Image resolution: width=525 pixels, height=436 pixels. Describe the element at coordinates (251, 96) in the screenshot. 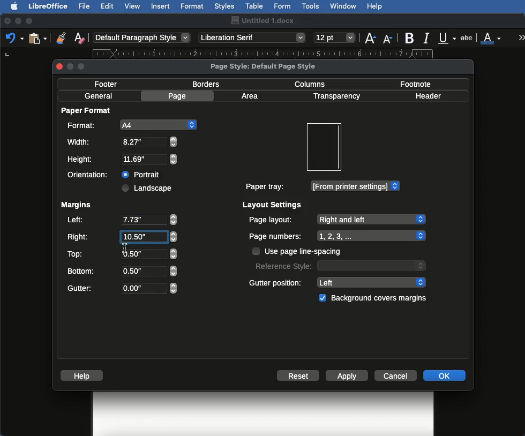

I see `Area` at that location.